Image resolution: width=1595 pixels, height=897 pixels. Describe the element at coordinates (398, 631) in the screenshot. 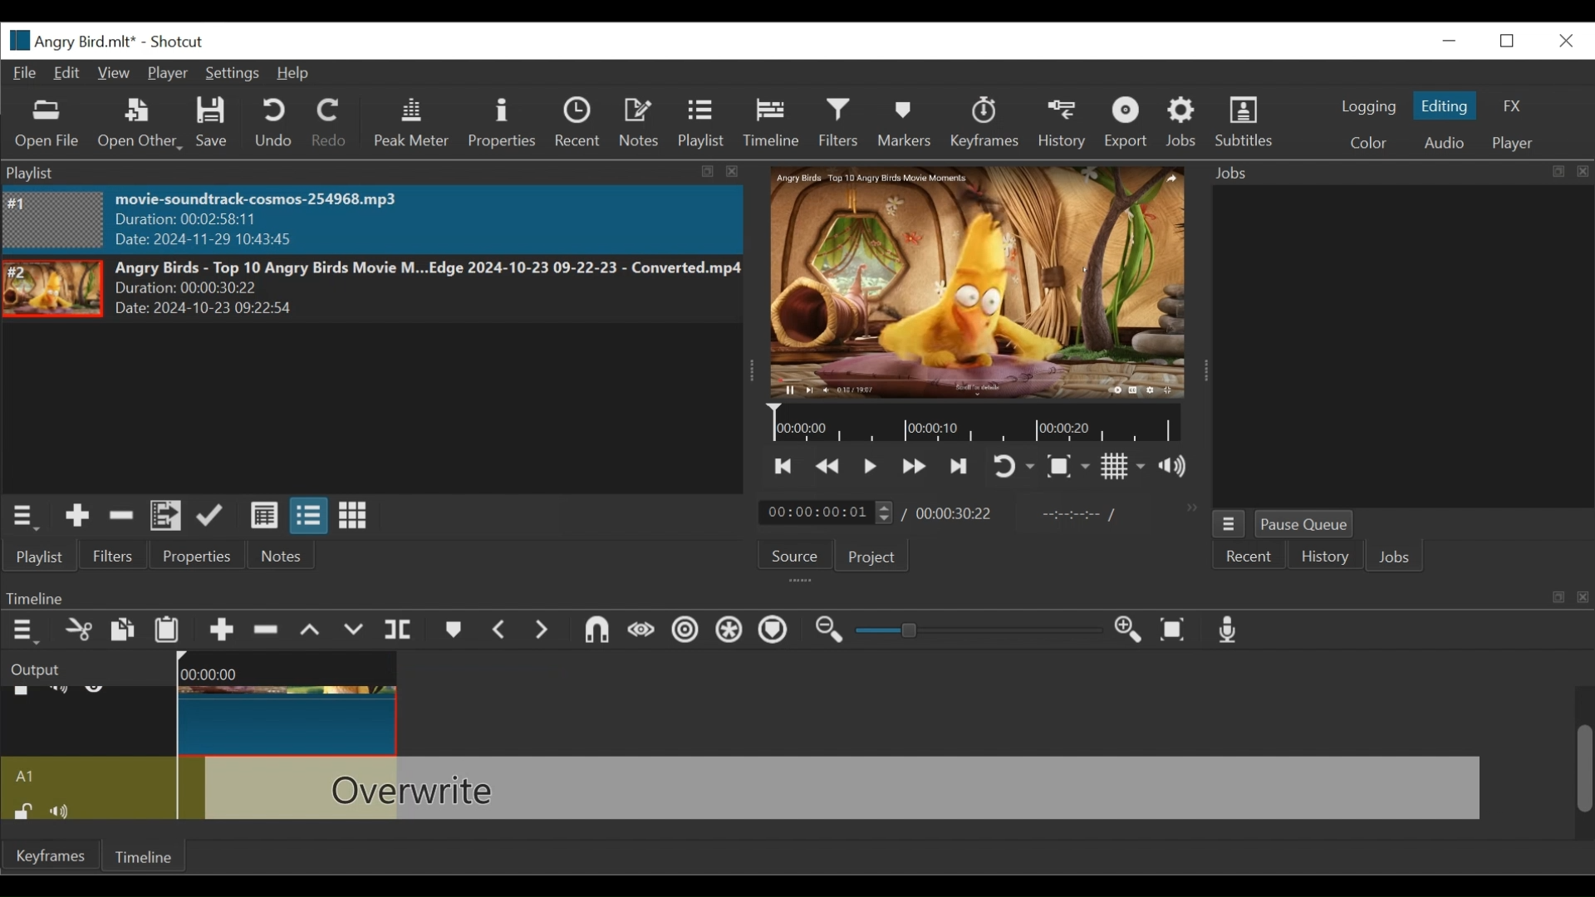

I see `Split Playhead` at that location.